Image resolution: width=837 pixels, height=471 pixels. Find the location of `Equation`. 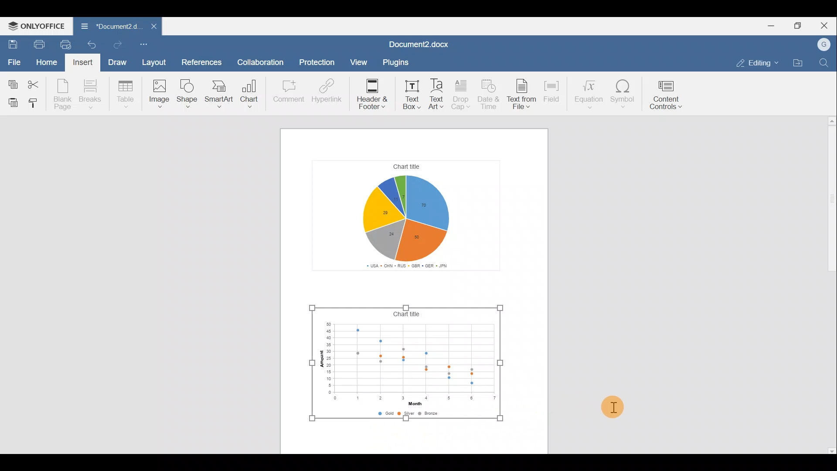

Equation is located at coordinates (588, 94).